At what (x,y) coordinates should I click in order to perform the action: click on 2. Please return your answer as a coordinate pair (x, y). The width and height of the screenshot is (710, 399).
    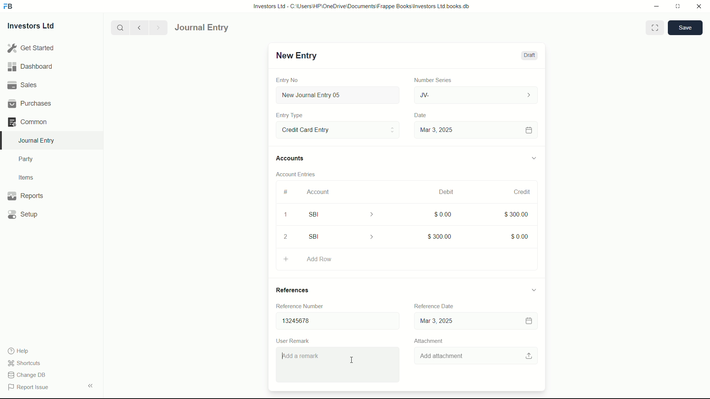
    Looking at the image, I should click on (288, 236).